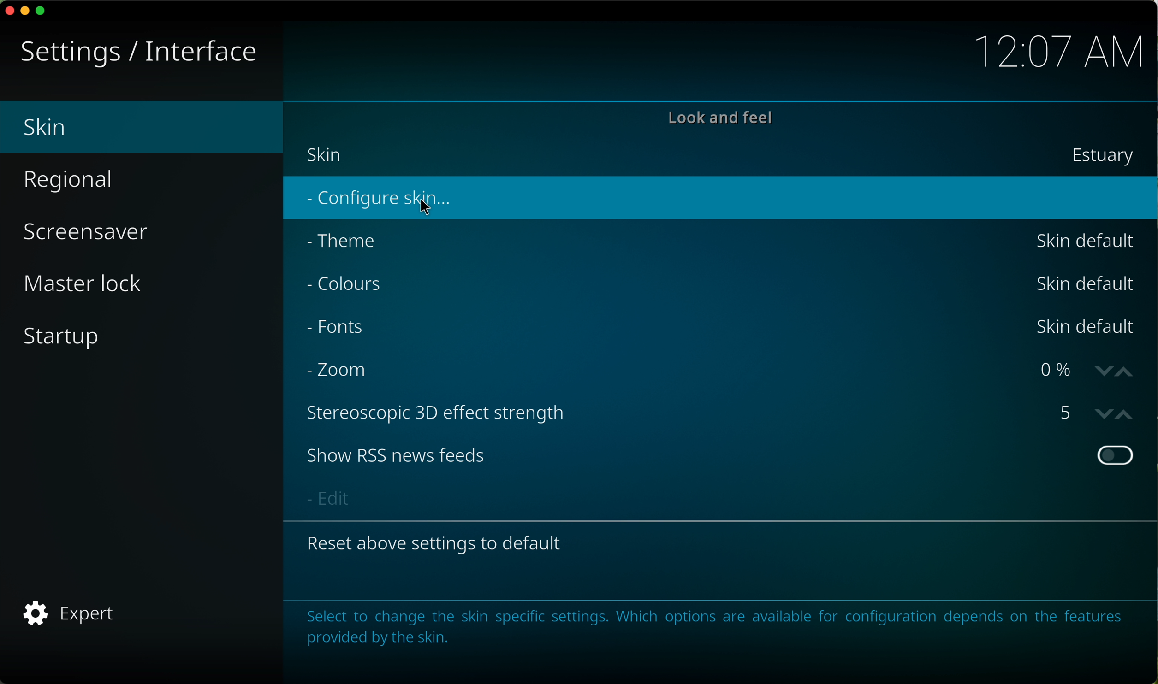 This screenshot has width=1158, height=684. I want to click on arrows, so click(1115, 372).